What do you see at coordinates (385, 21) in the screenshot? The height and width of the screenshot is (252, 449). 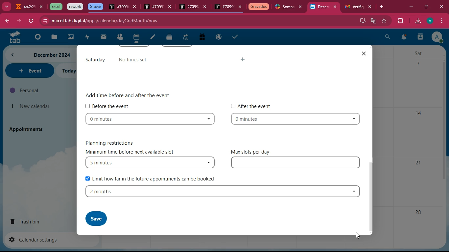 I see `favorites` at bounding box center [385, 21].